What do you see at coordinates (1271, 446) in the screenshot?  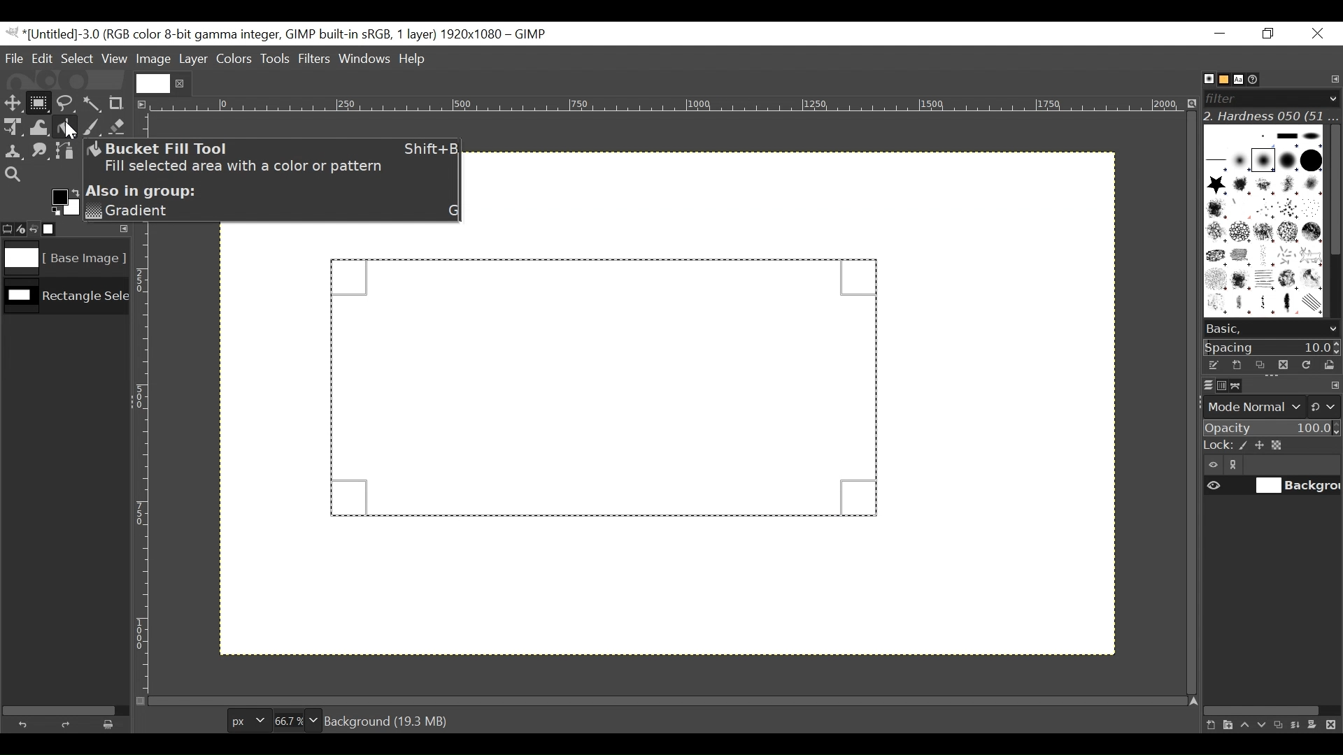 I see `Lock` at bounding box center [1271, 446].